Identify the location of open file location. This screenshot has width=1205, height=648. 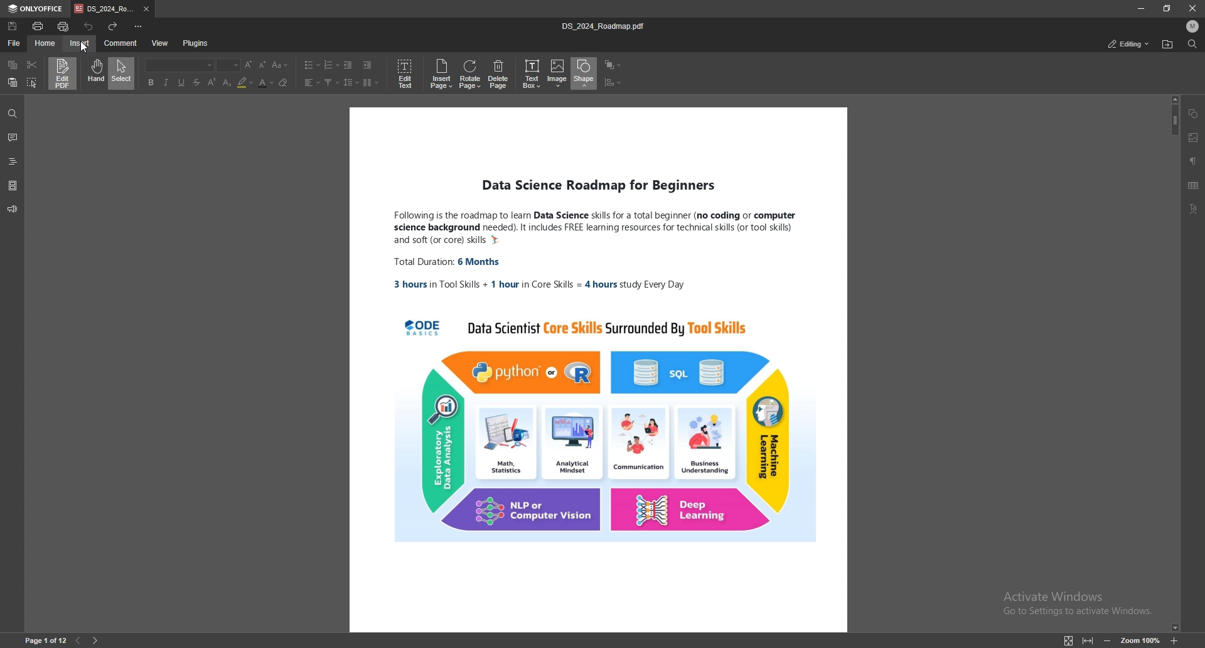
(1167, 45).